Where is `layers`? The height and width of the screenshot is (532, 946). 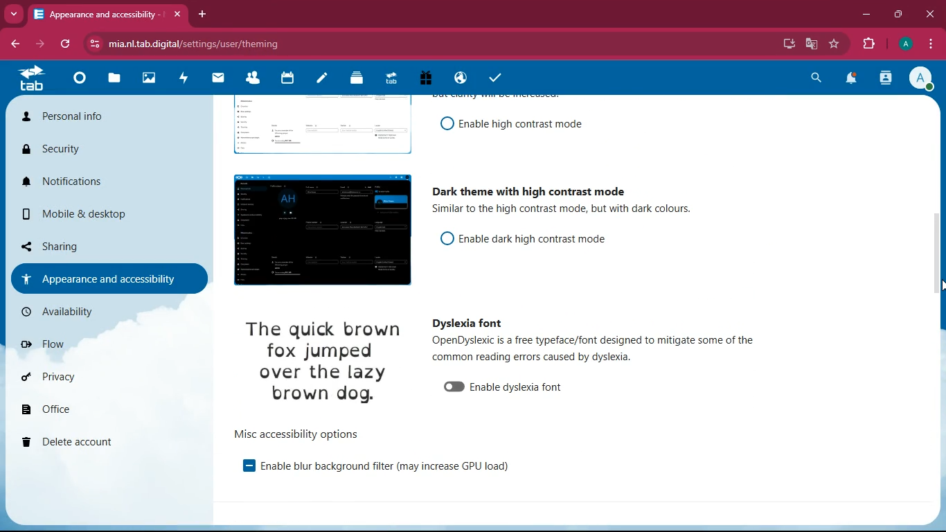 layers is located at coordinates (362, 80).